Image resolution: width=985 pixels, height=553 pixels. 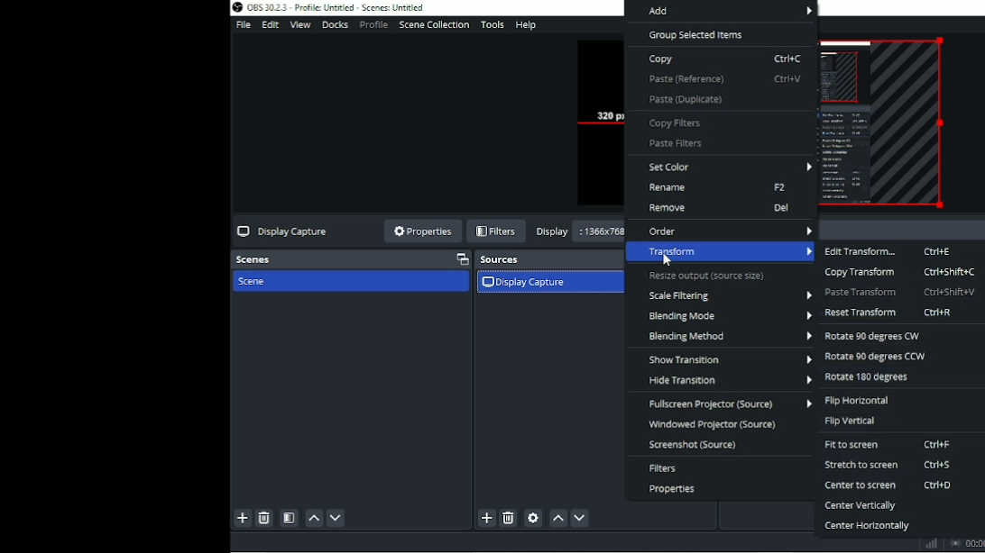 I want to click on cursor, so click(x=665, y=263).